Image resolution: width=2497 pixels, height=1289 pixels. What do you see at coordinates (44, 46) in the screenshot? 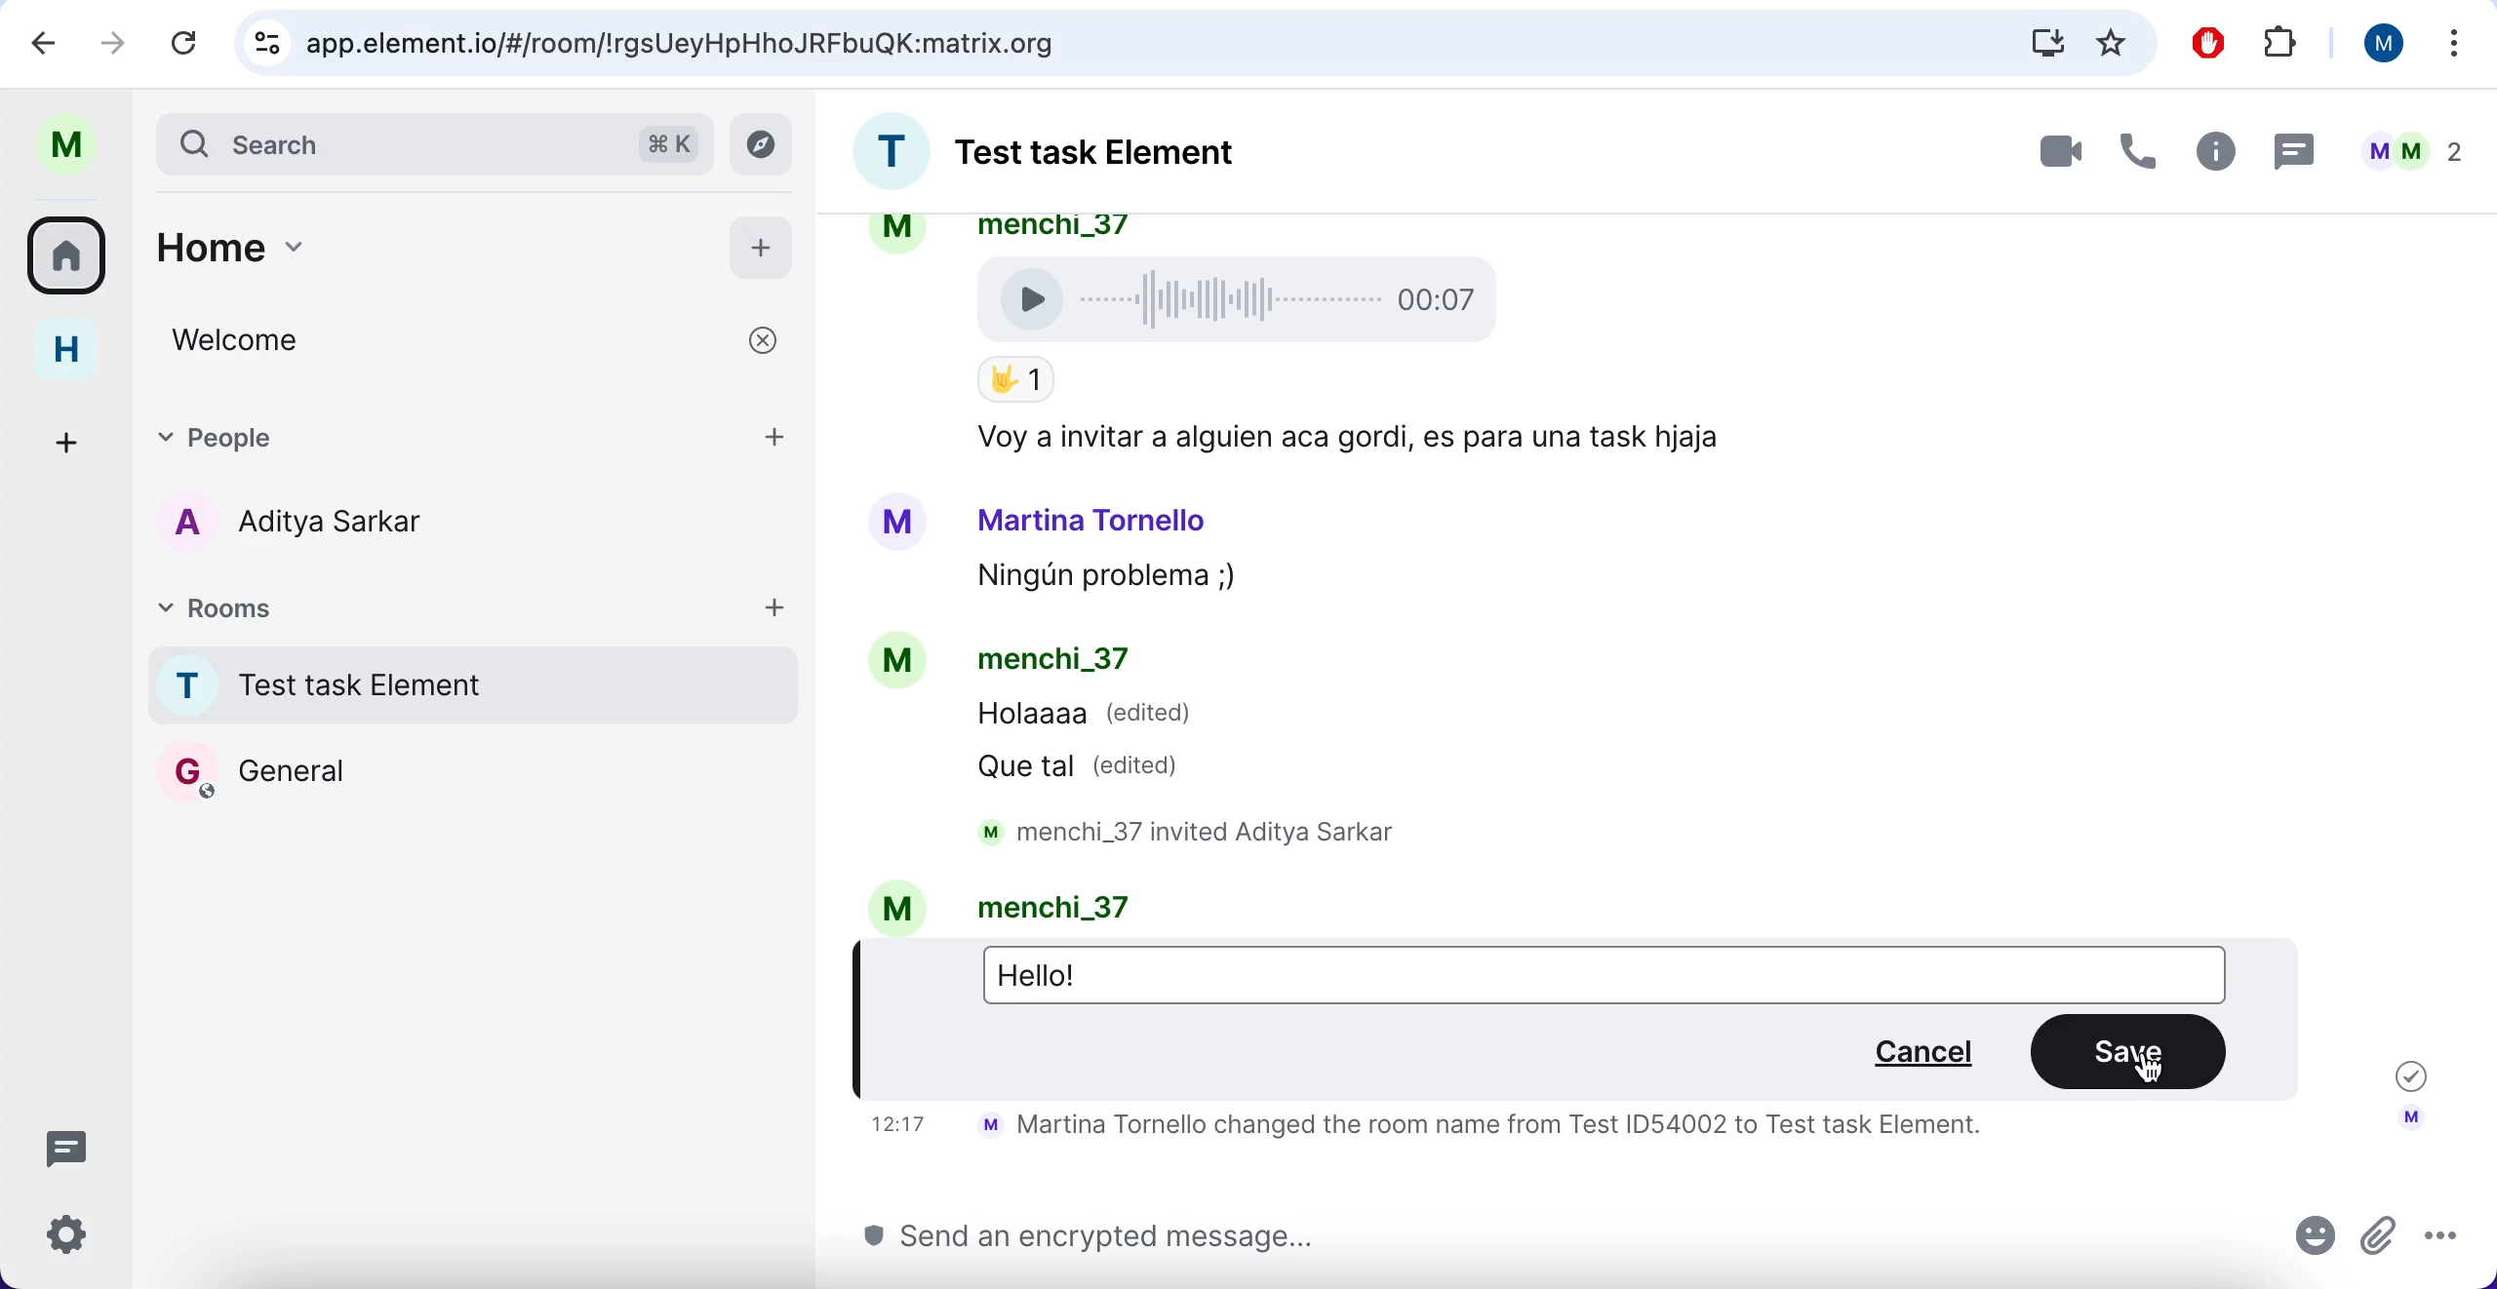
I see `backward` at bounding box center [44, 46].